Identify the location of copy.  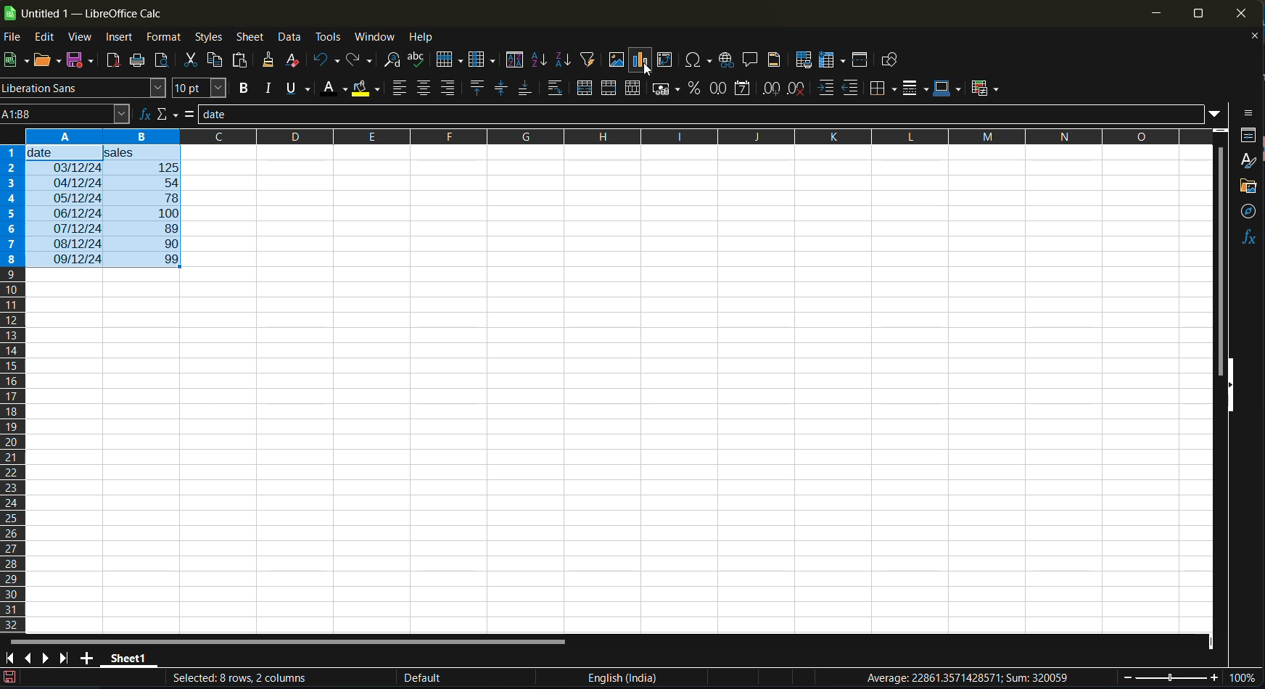
(218, 62).